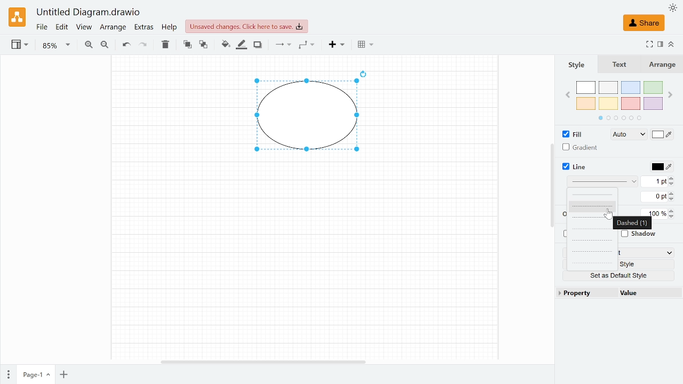 This screenshot has height=384, width=683. Describe the element at coordinates (187, 46) in the screenshot. I see `To front` at that location.